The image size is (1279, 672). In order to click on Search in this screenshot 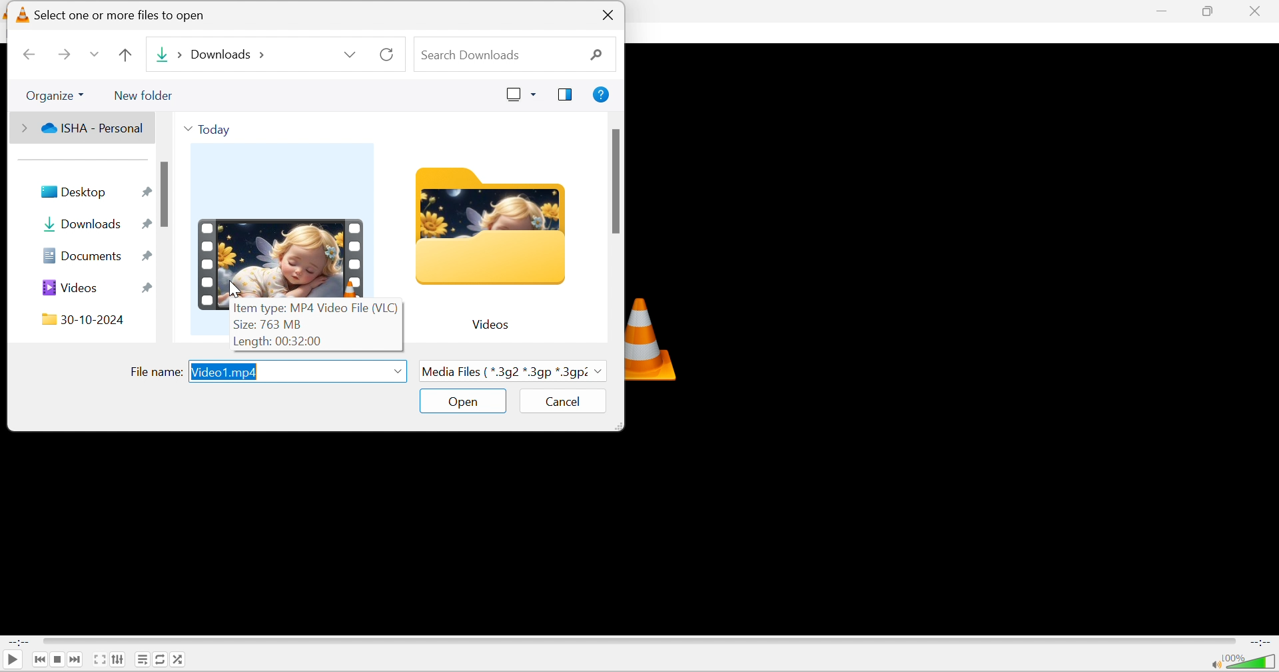, I will do `click(598, 55)`.